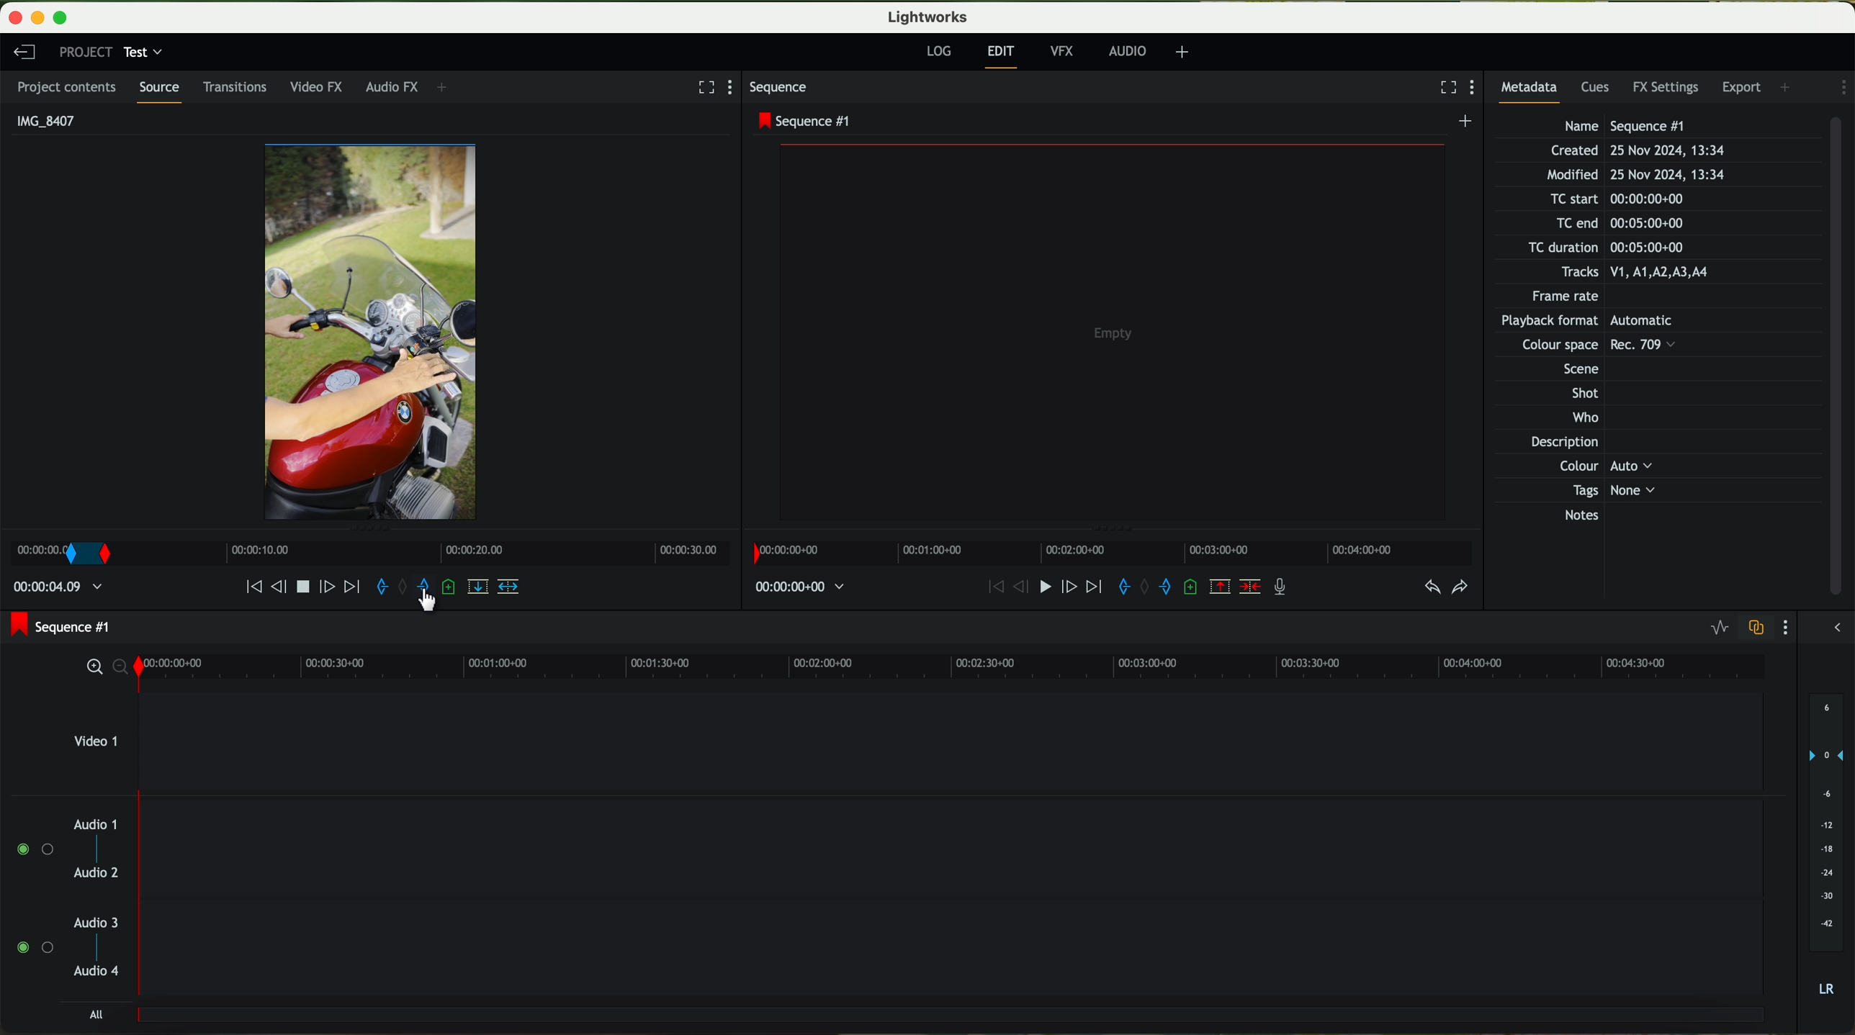 The width and height of the screenshot is (1855, 1035). Describe the element at coordinates (1632, 273) in the screenshot. I see `Tracks` at that location.